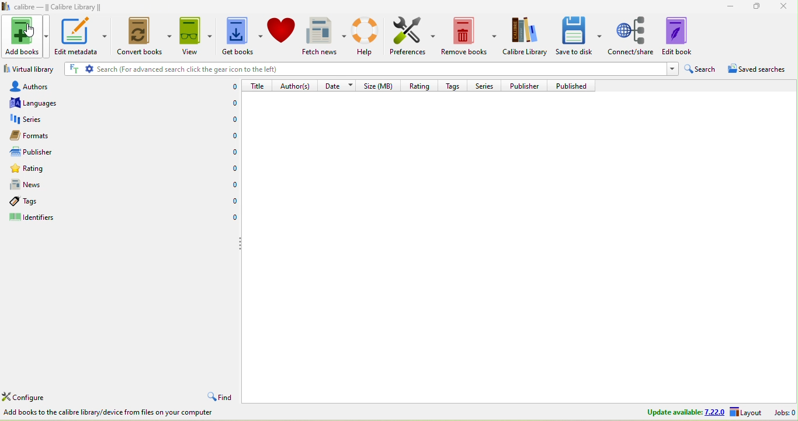  I want to click on maximize, so click(757, 7).